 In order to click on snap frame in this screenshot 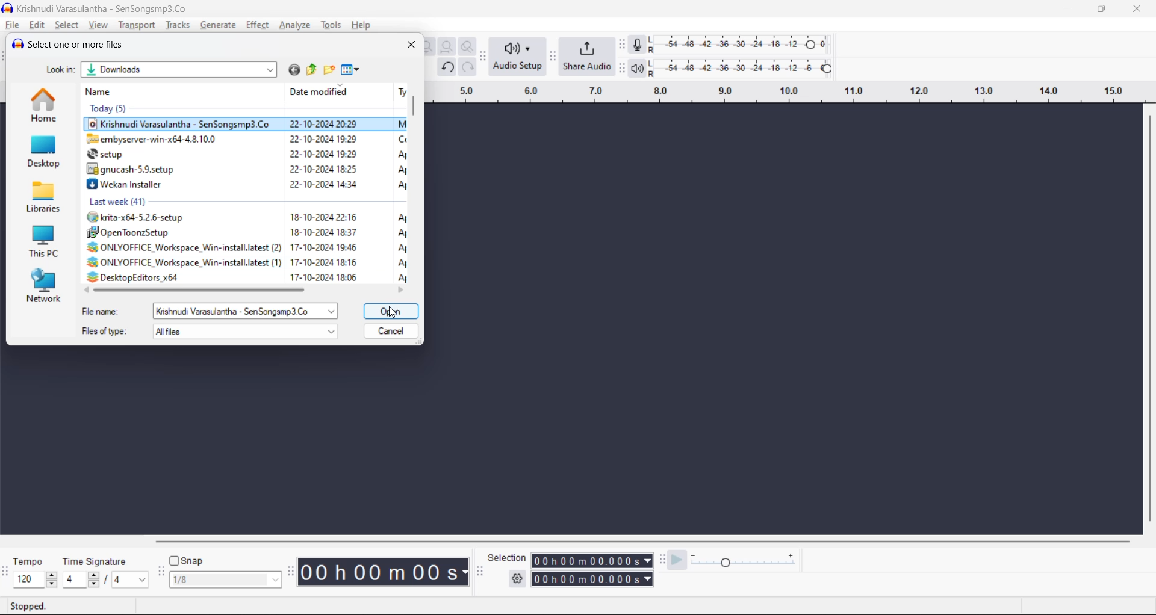, I will do `click(225, 580)`.